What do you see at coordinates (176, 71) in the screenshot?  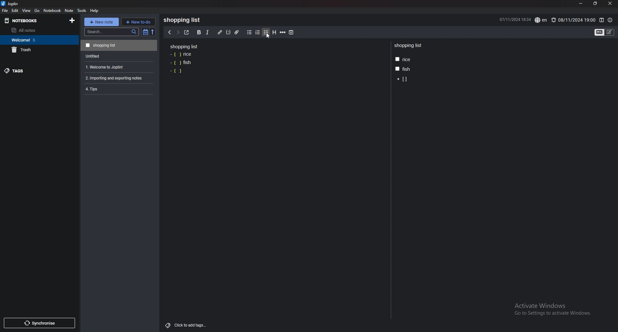 I see `check box` at bounding box center [176, 71].